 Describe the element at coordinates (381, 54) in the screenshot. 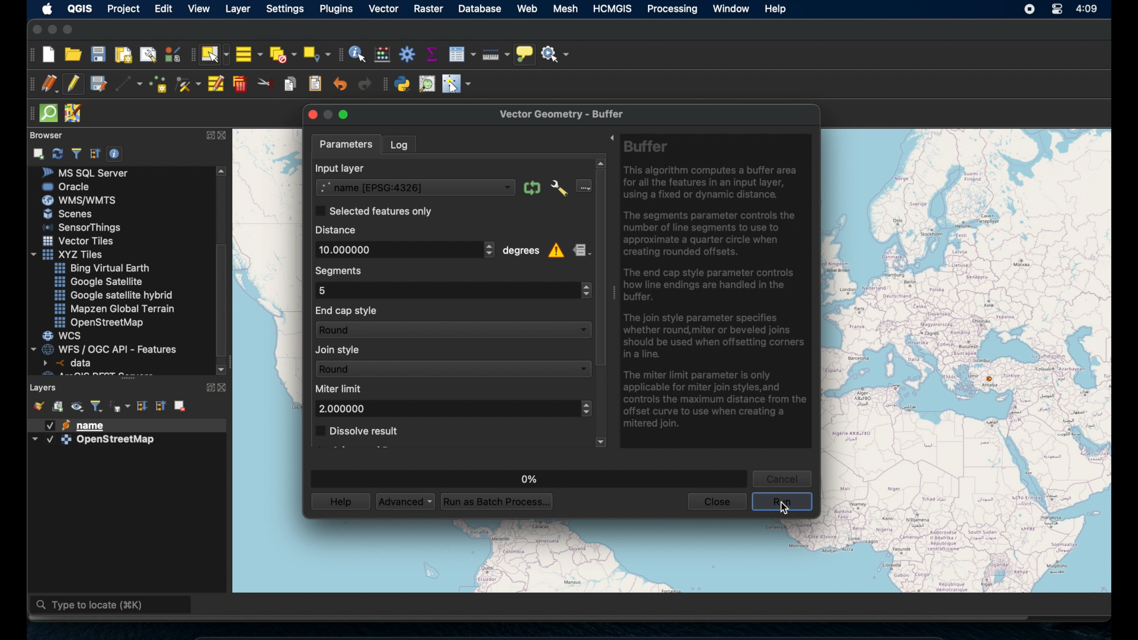

I see `open field calculator` at that location.